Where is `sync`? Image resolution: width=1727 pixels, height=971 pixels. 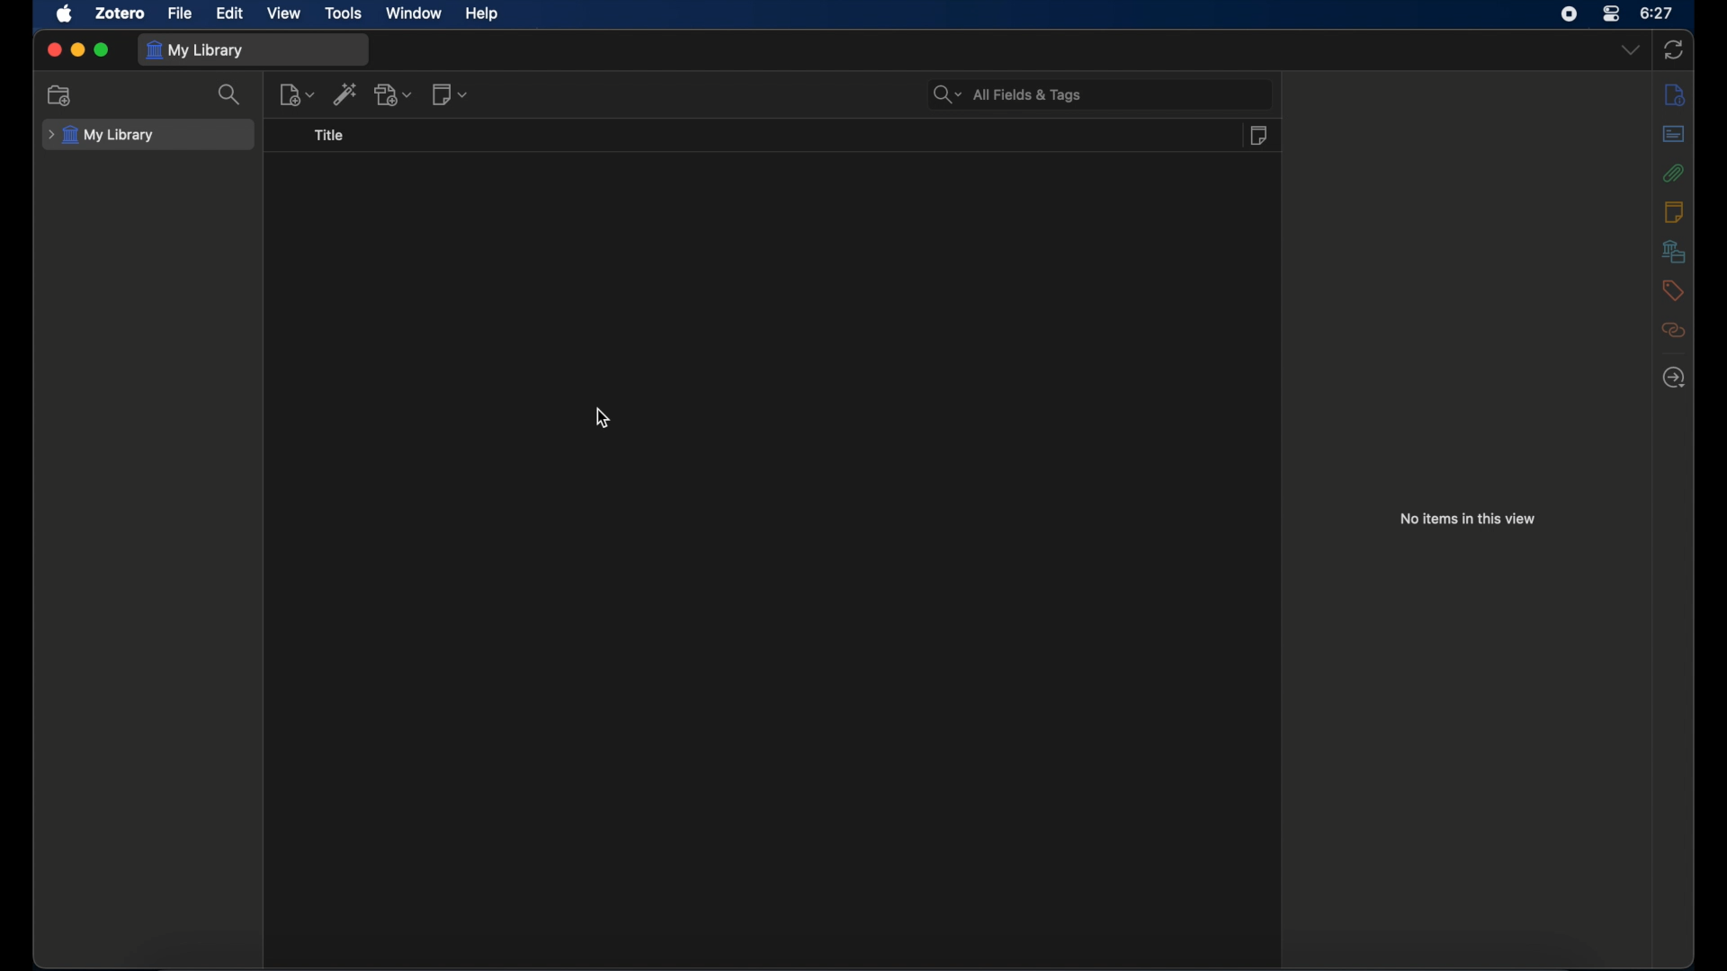 sync is located at coordinates (1674, 50).